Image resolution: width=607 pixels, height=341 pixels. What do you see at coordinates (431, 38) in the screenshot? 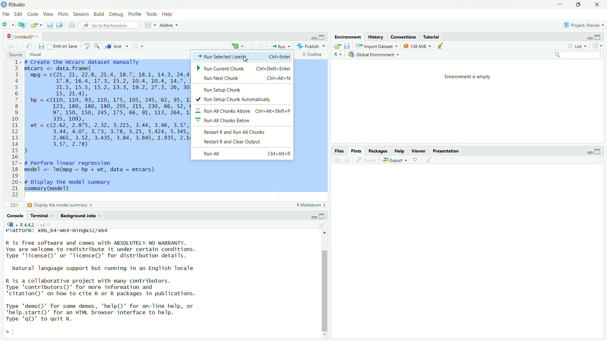
I see `Tutorial` at bounding box center [431, 38].